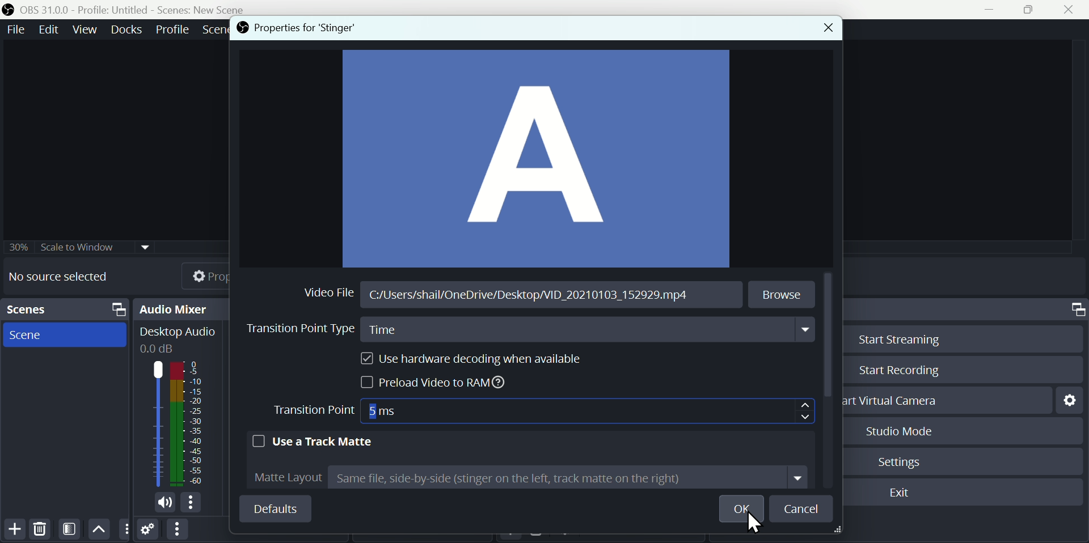  Describe the element at coordinates (193, 503) in the screenshot. I see `more options` at that location.